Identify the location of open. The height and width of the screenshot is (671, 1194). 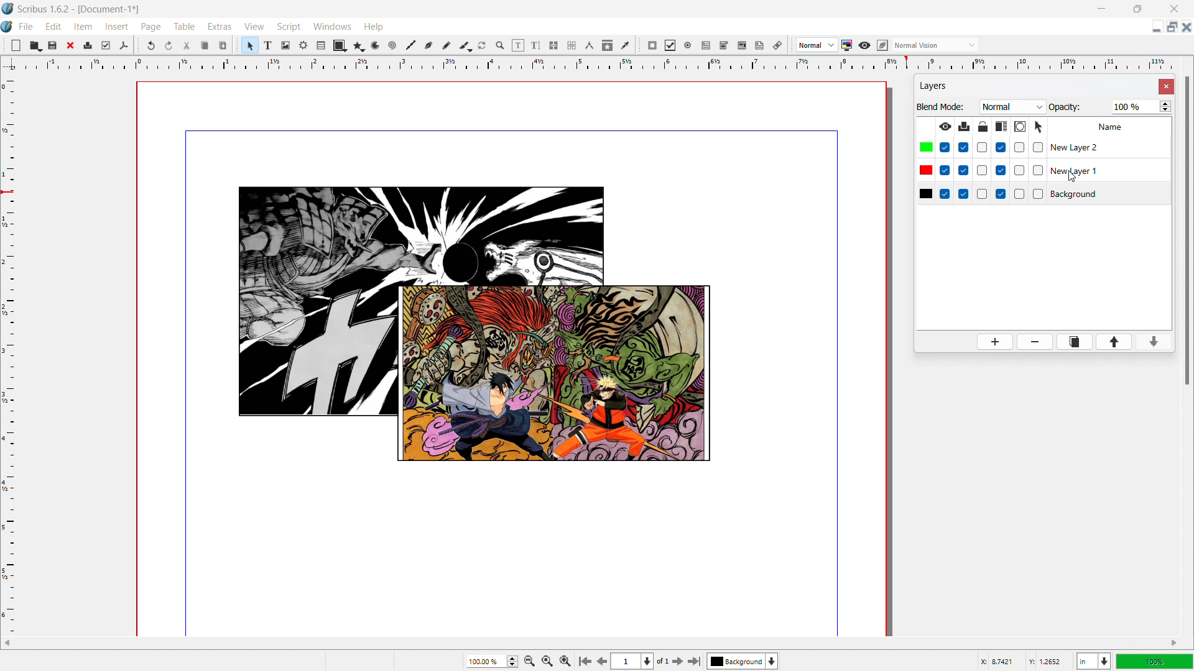
(35, 45).